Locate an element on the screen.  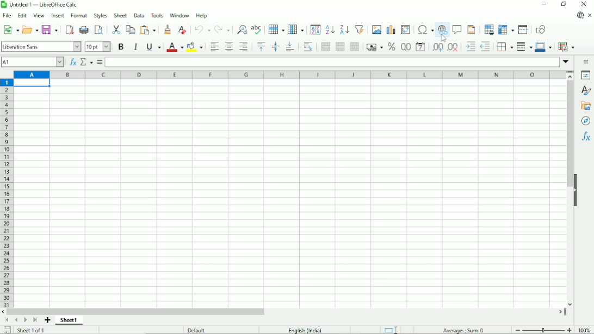
Format as number is located at coordinates (391, 47).